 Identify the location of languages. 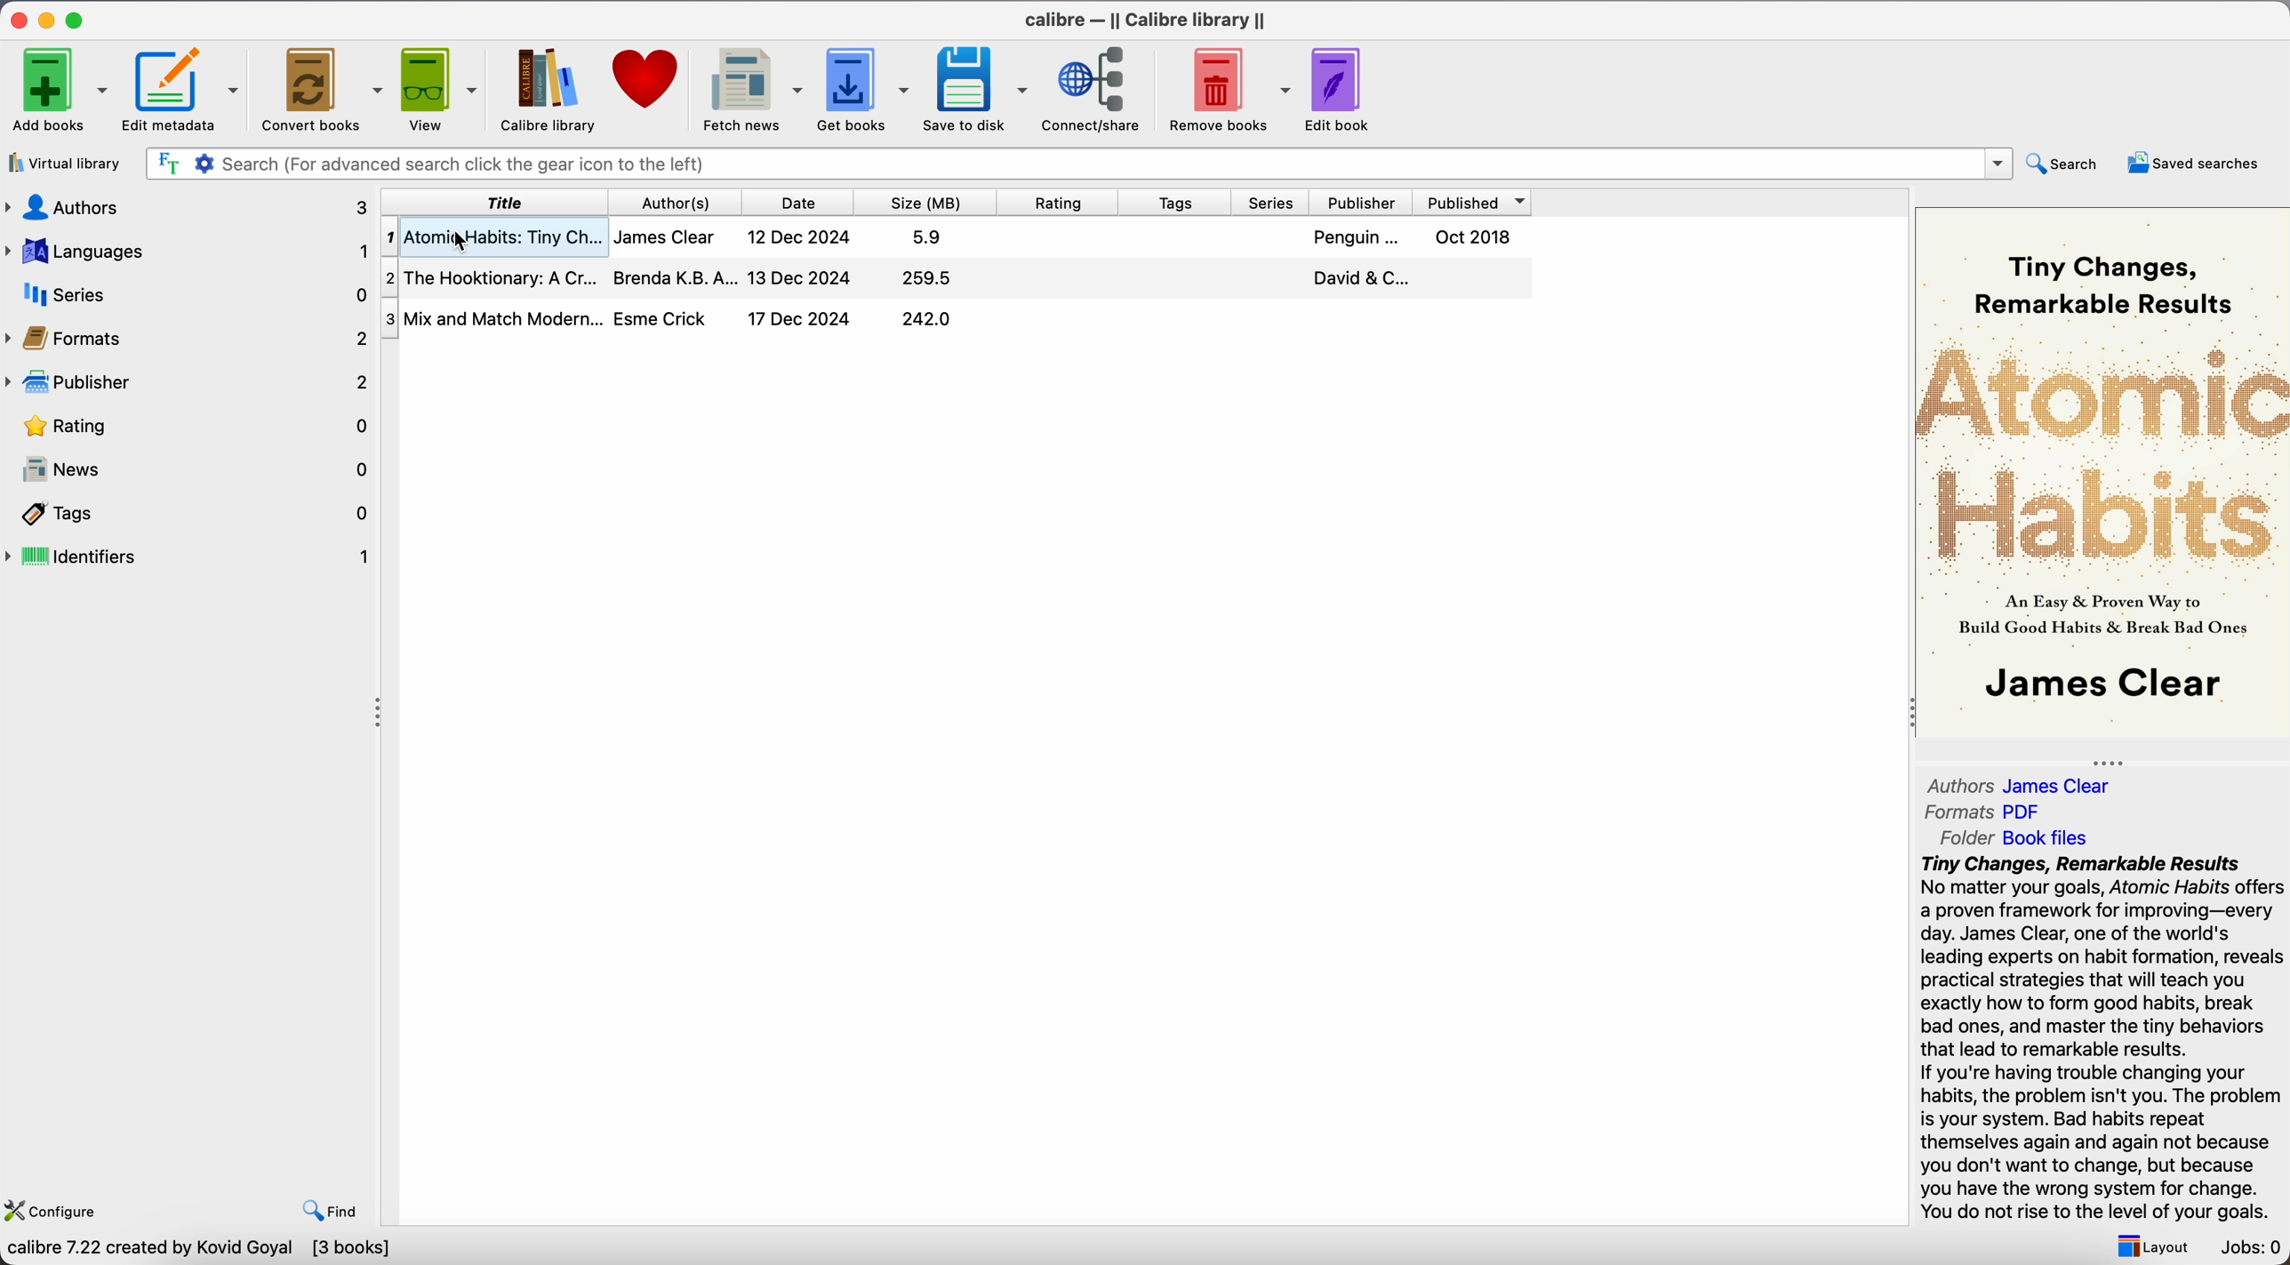
(188, 250).